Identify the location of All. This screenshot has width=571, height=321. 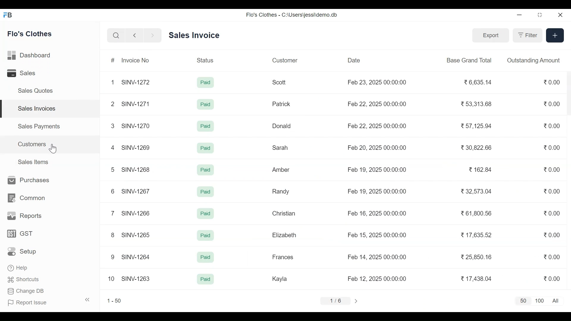
(555, 300).